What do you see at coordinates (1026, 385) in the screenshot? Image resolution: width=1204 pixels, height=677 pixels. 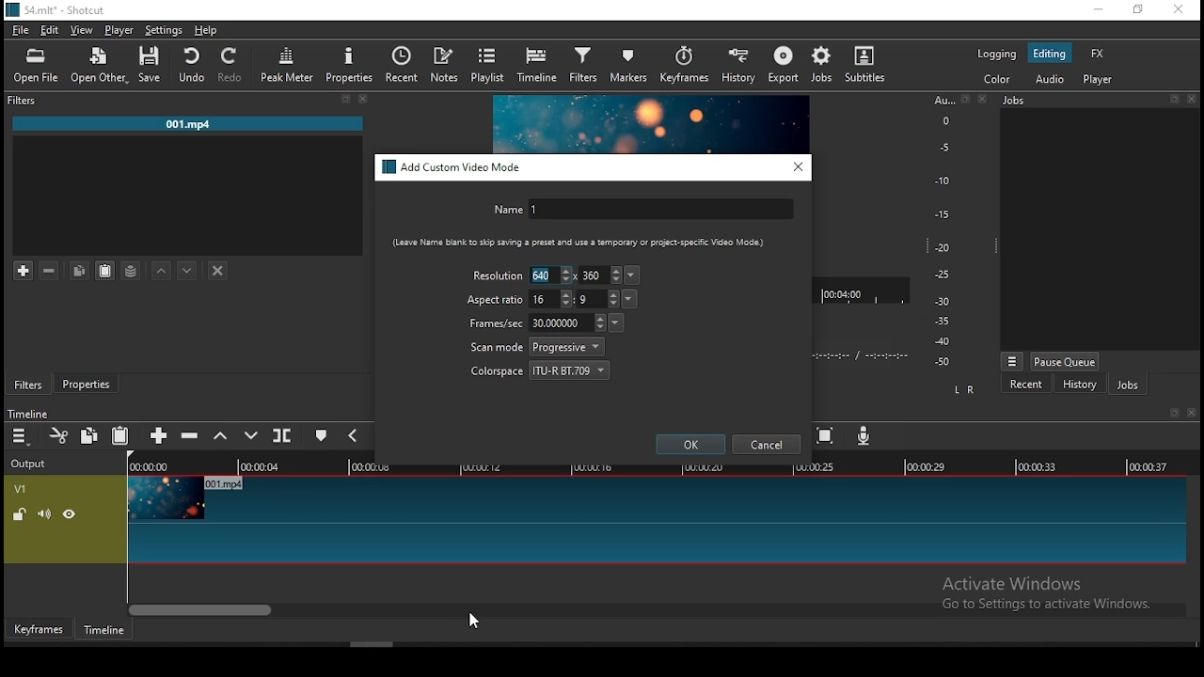 I see `recent` at bounding box center [1026, 385].